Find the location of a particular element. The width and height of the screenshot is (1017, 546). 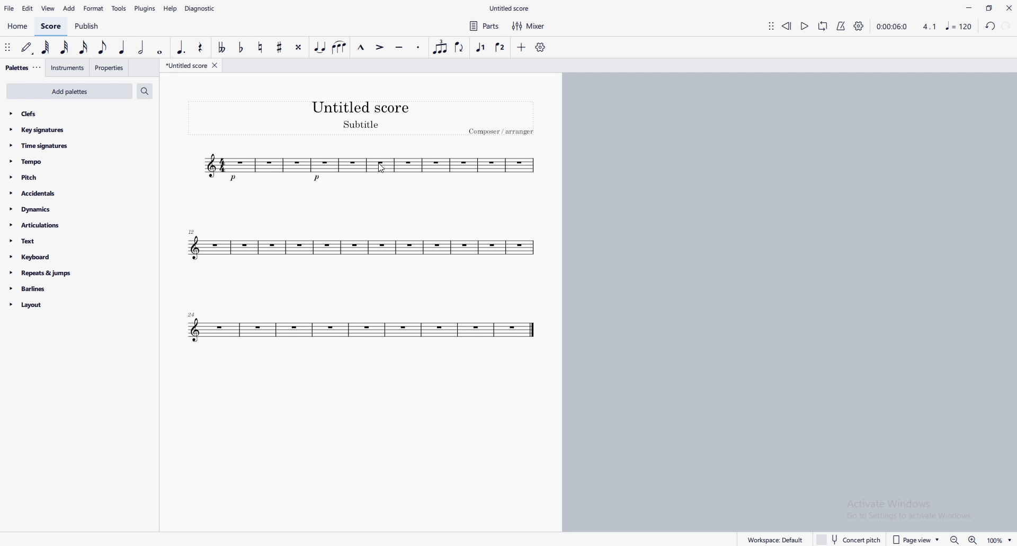

text is located at coordinates (68, 241).